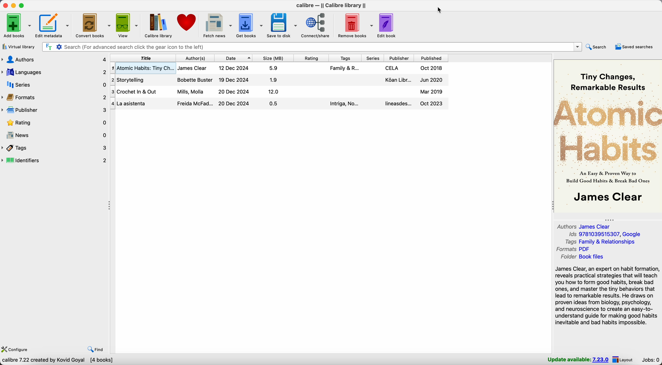 The image size is (662, 365). I want to click on tags, so click(55, 148).